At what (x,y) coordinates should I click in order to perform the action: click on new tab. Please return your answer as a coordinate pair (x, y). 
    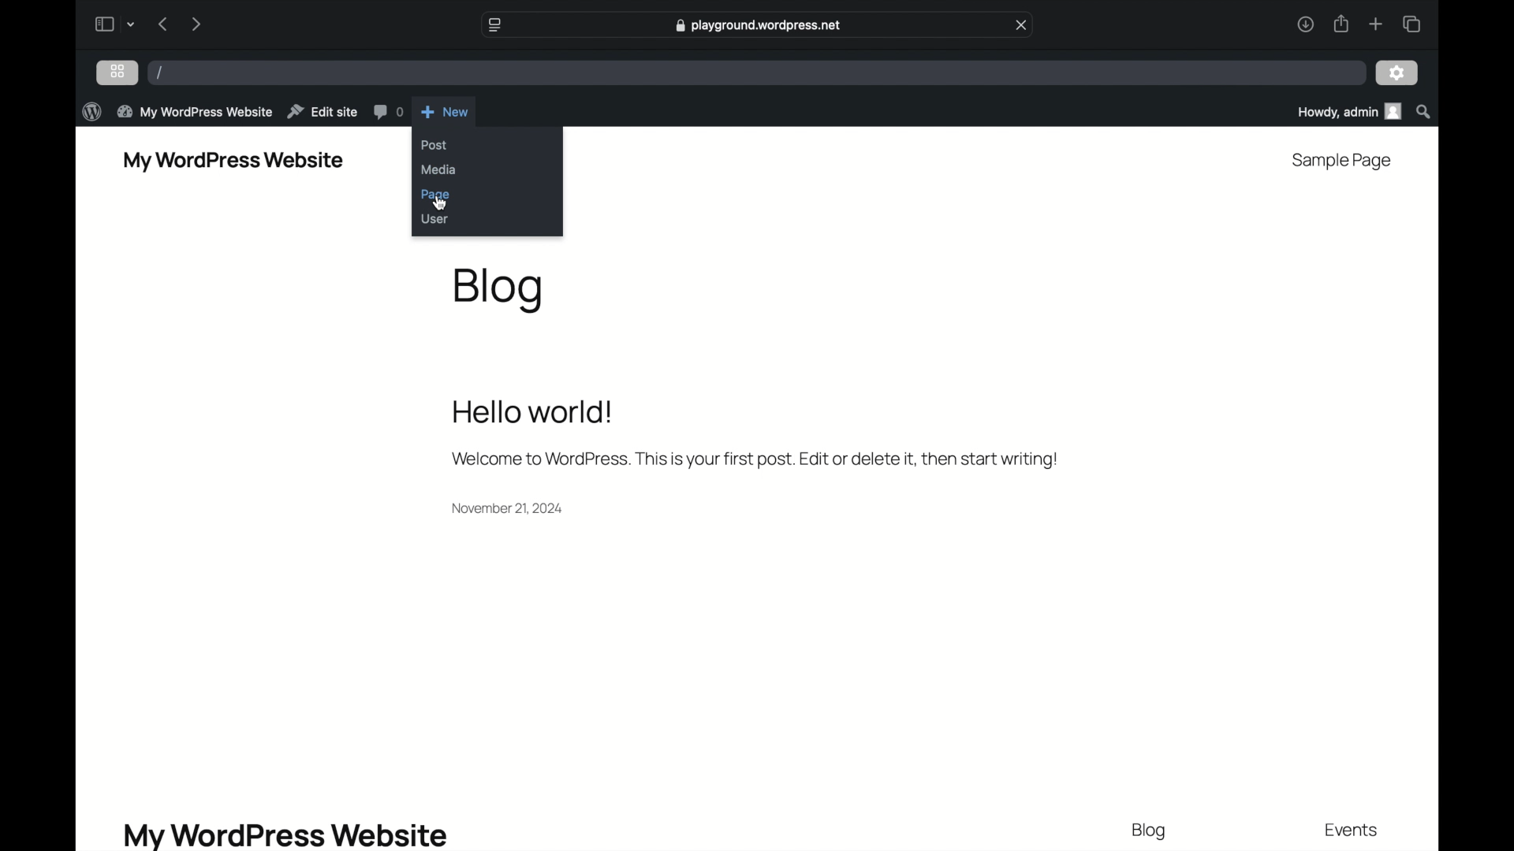
    Looking at the image, I should click on (1376, 24).